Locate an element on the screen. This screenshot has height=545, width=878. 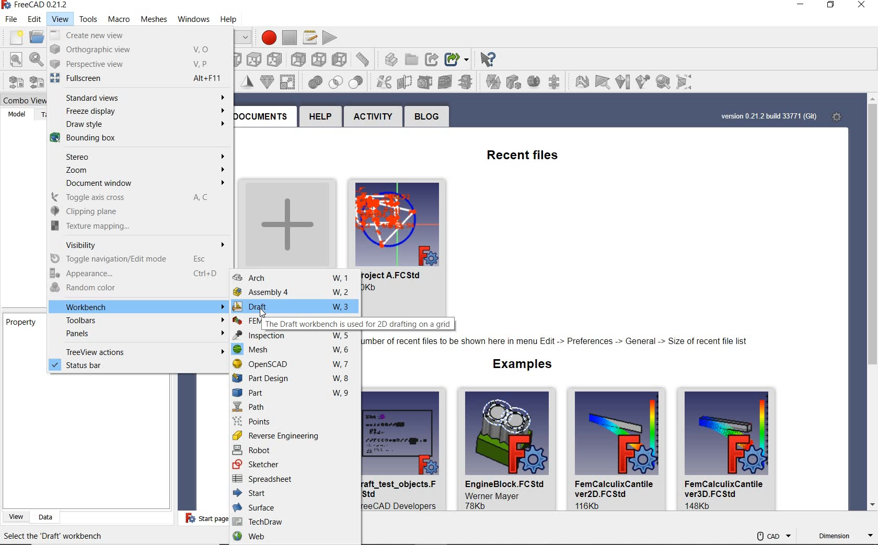
tasks is located at coordinates (43, 114).